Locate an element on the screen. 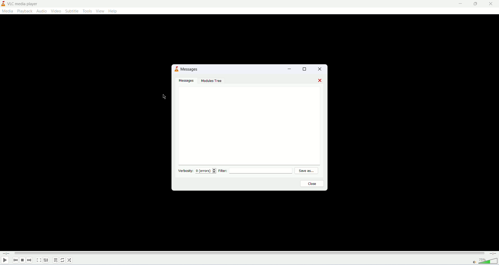 The height and width of the screenshot is (265, 499). fullscreen is located at coordinates (38, 260).